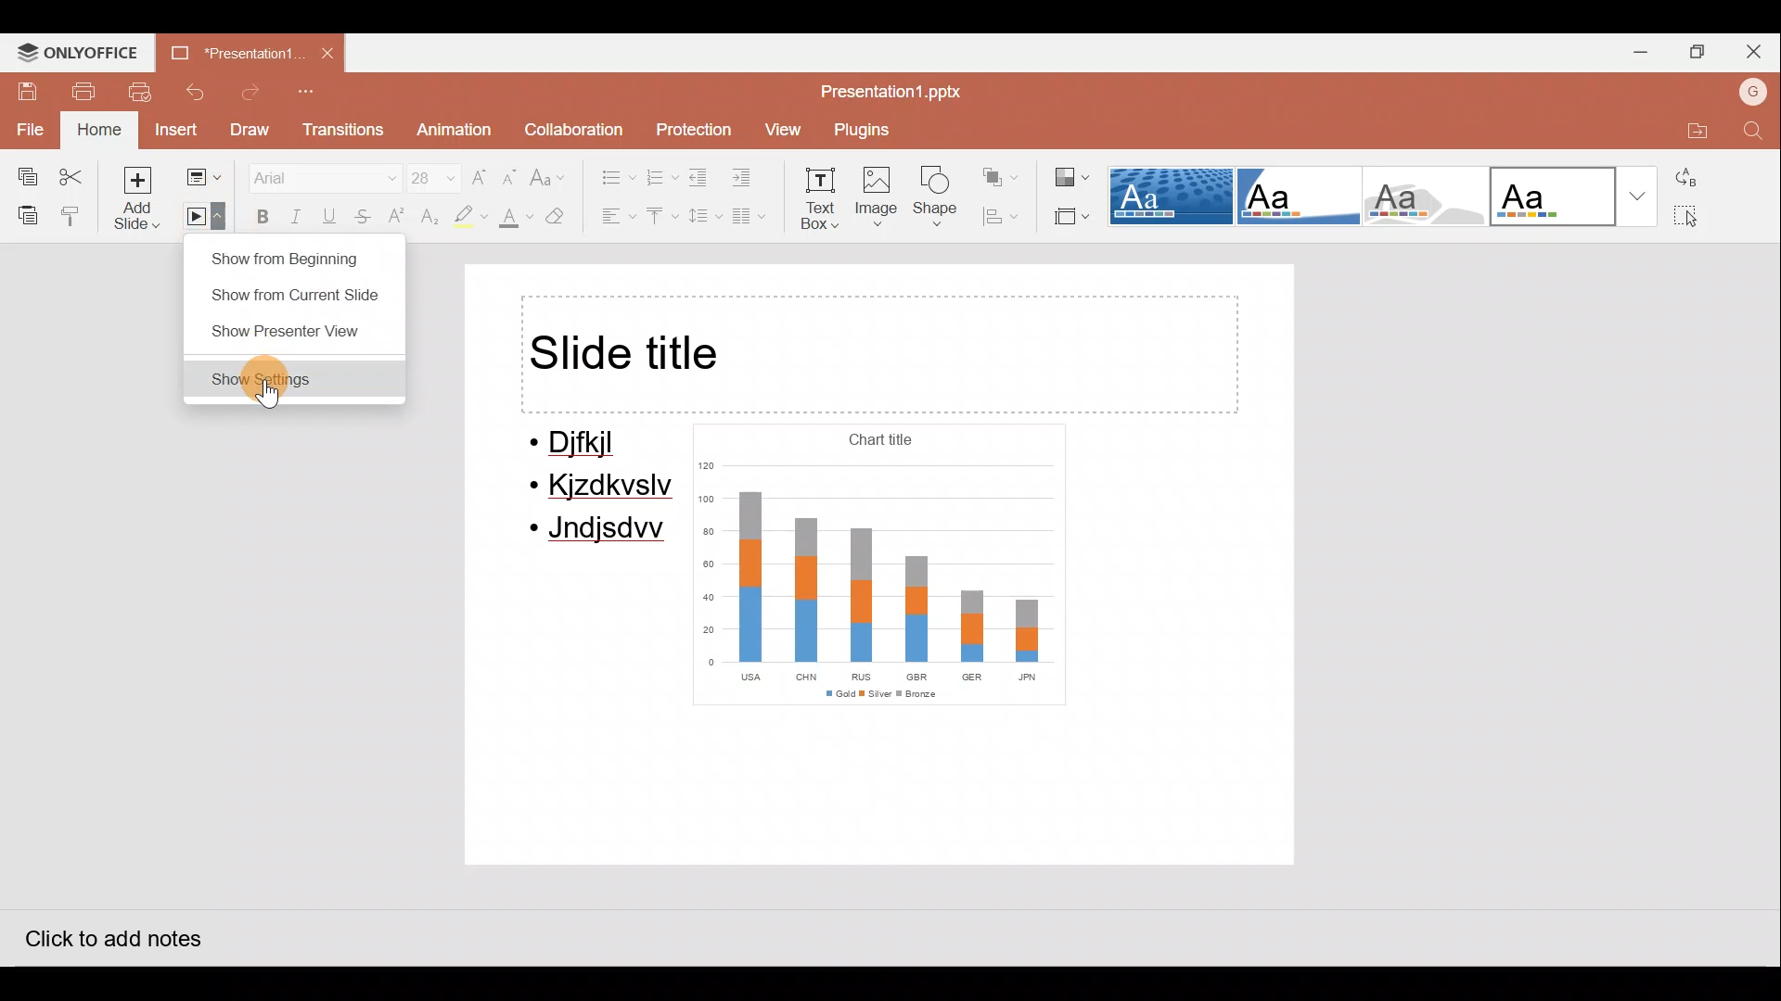 This screenshot has width=1781, height=1001. I want to click on Kjzdkvslv, so click(605, 488).